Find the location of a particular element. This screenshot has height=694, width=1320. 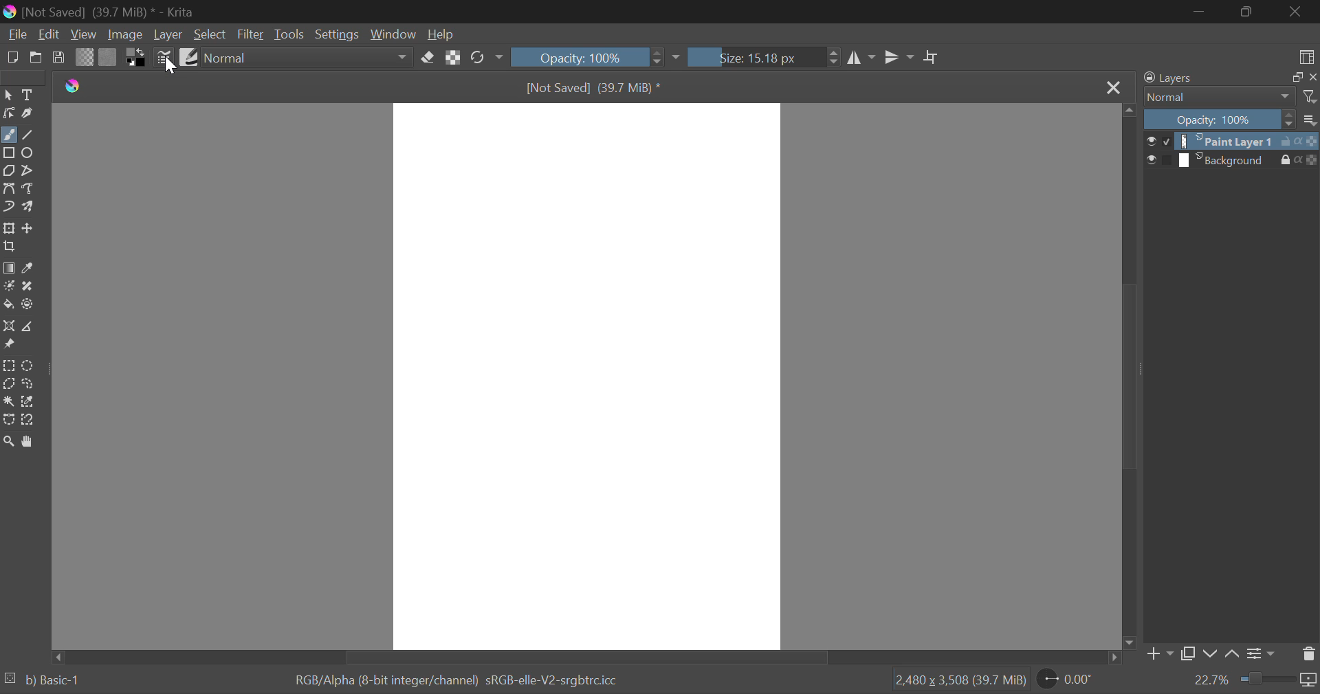

Assistant Tool is located at coordinates (10, 326).